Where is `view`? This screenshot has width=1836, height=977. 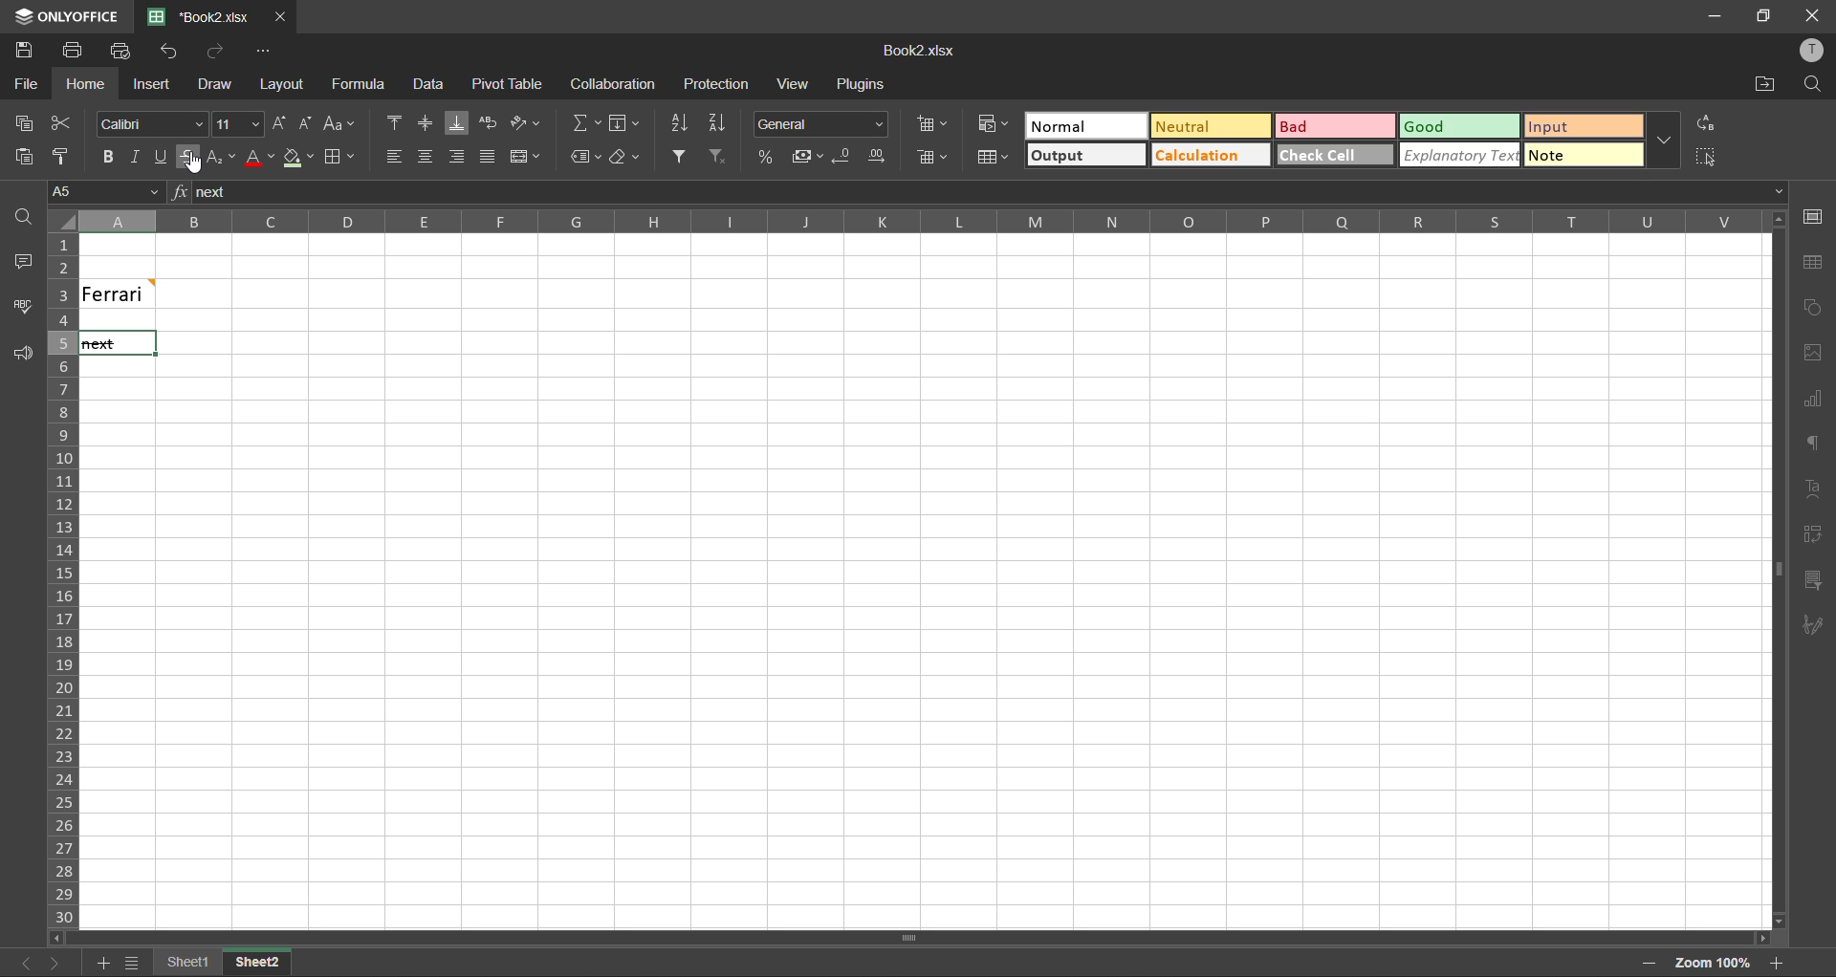 view is located at coordinates (797, 83).